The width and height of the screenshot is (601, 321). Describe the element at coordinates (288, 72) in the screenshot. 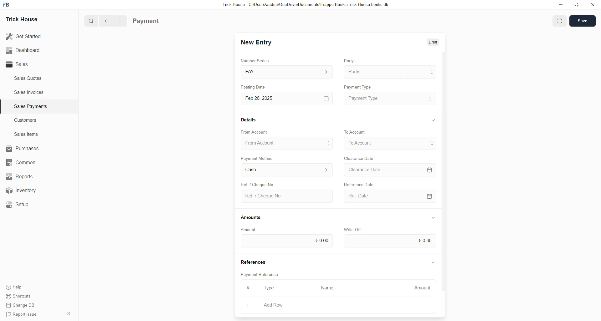

I see `PAY` at that location.